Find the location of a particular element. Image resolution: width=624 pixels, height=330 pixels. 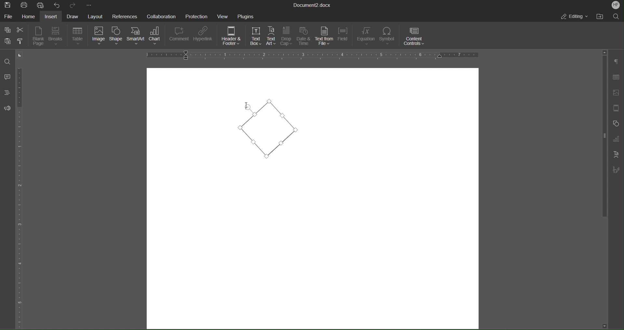

Textbox rotated 45 degrees is located at coordinates (269, 130).